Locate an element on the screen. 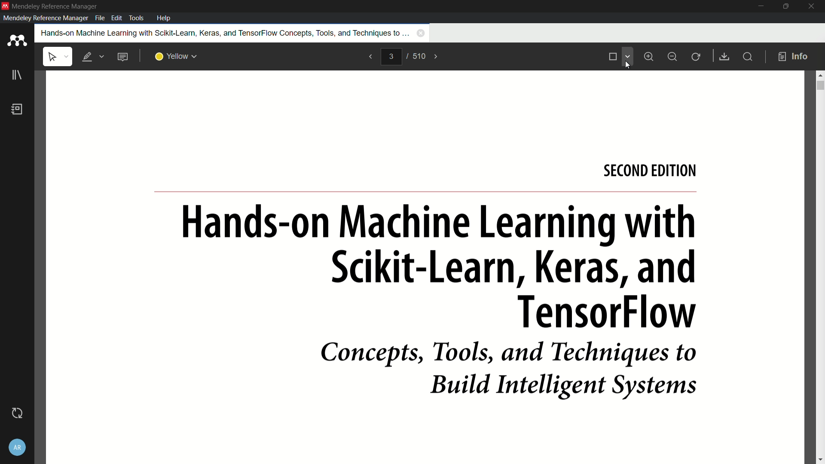  close app is located at coordinates (812, 6).